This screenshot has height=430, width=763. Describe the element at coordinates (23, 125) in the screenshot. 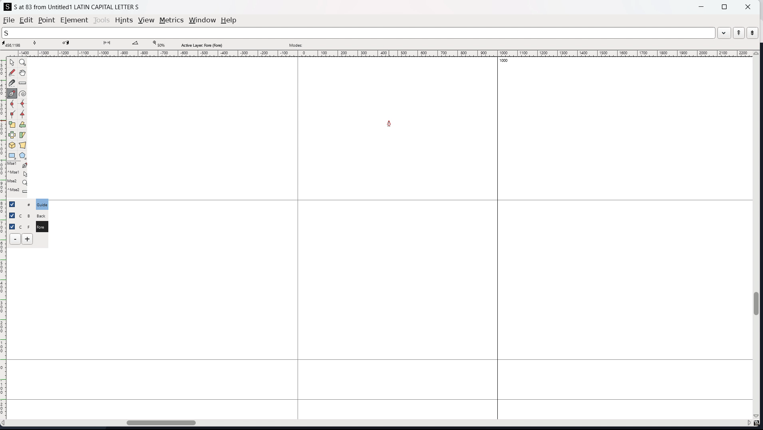

I see `rotate selection` at that location.